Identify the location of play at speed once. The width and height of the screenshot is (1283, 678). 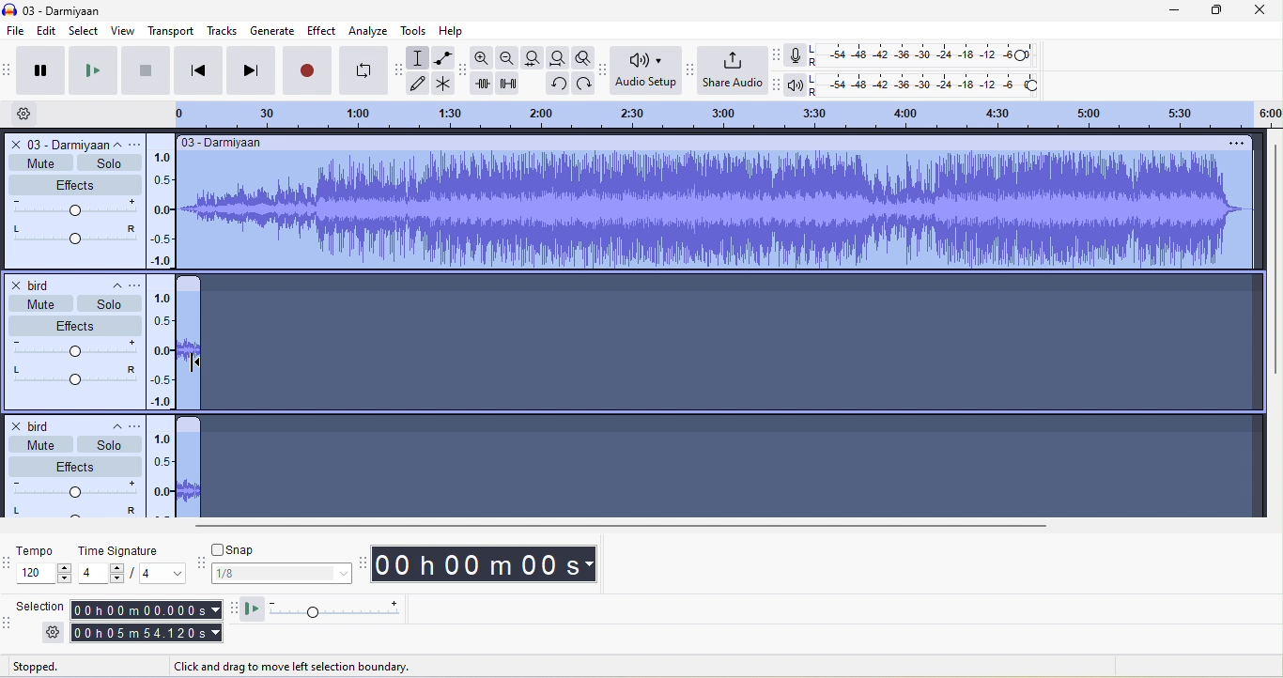
(254, 610).